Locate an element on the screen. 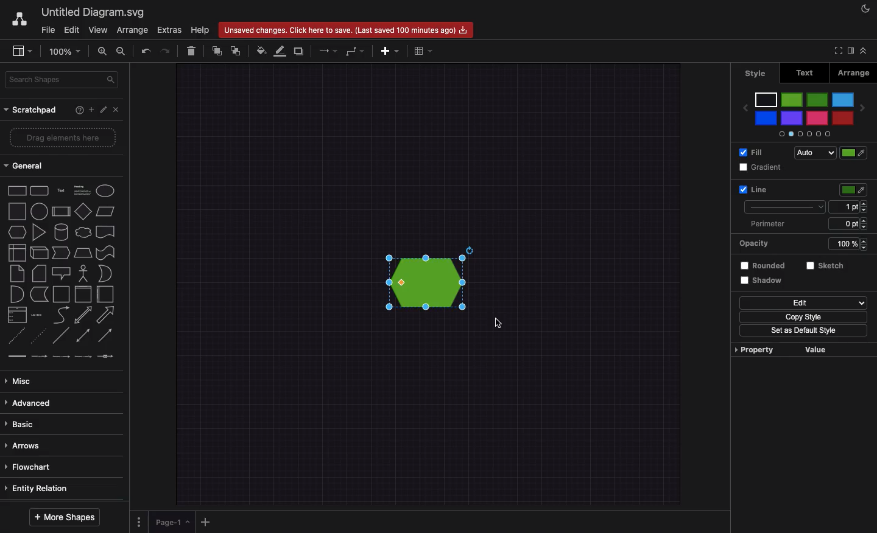 Image resolution: width=877 pixels, height=533 pixels. Shapes is located at coordinates (59, 271).